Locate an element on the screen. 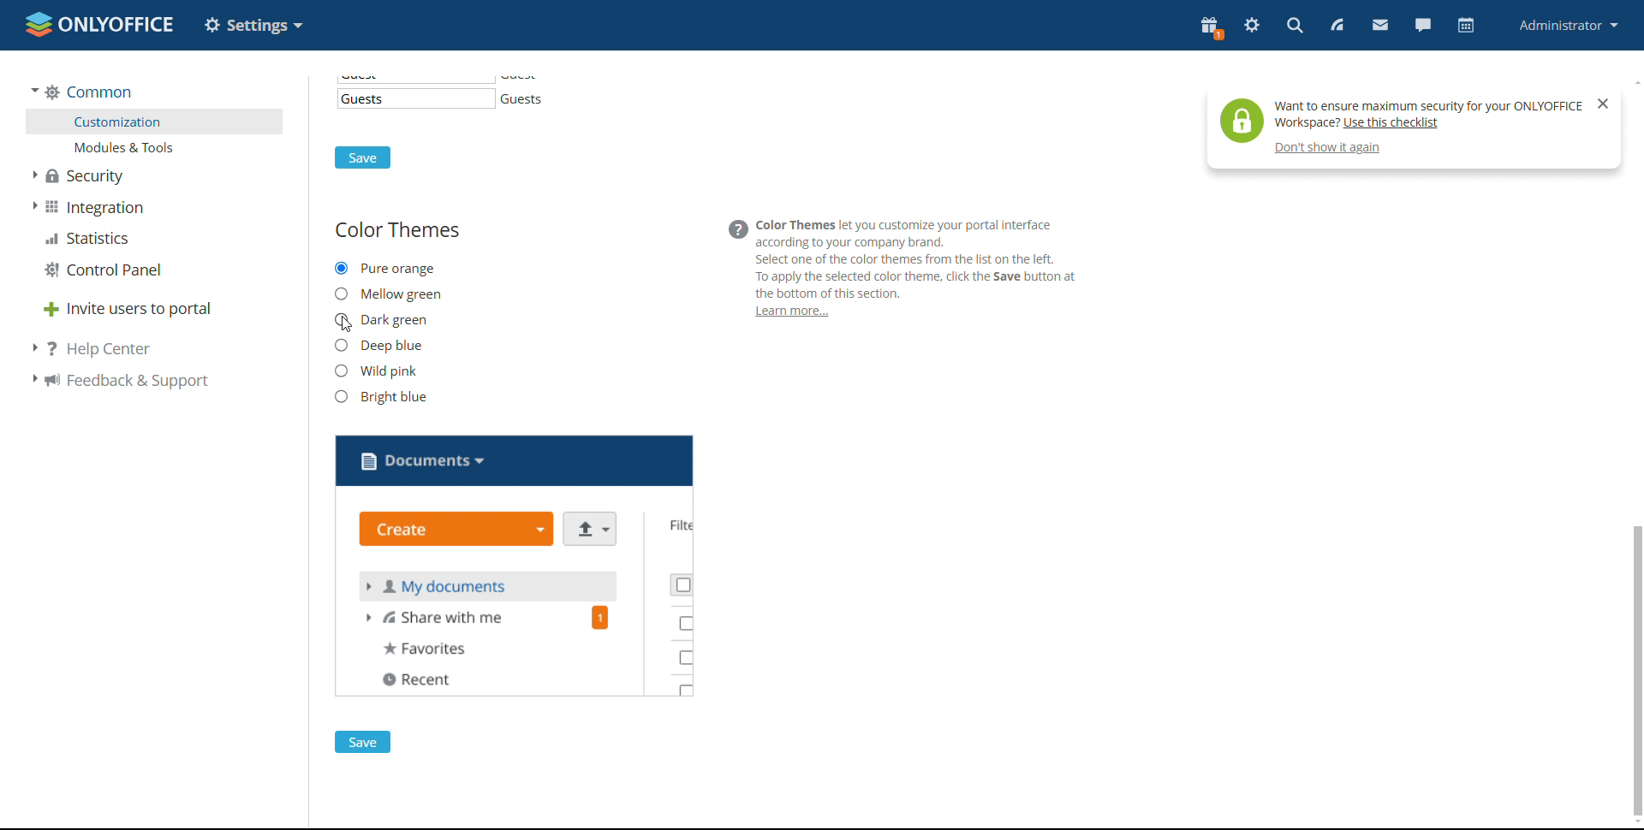  dark green is located at coordinates (380, 320).